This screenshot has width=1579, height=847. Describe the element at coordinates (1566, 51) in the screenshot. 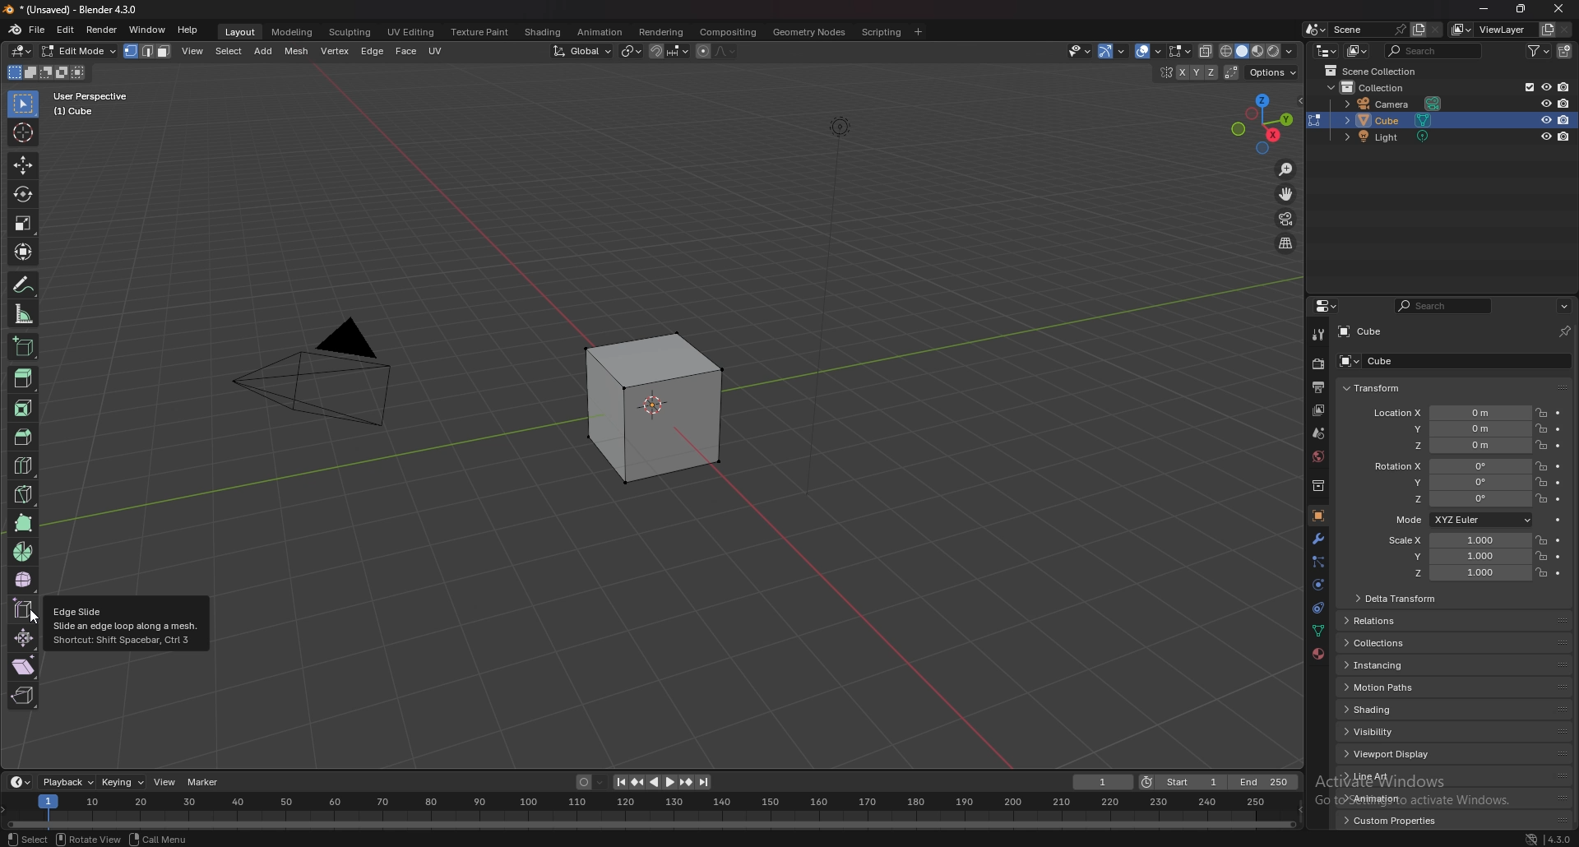

I see `new collection` at that location.